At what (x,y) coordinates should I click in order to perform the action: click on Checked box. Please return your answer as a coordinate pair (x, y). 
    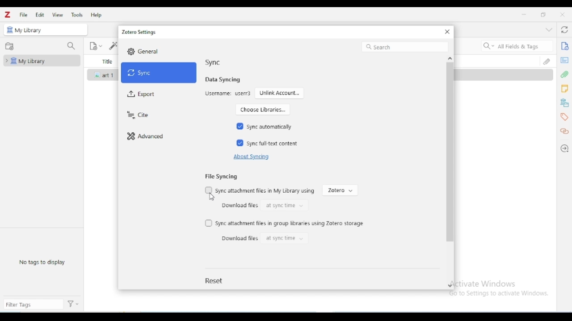
    Looking at the image, I should click on (240, 126).